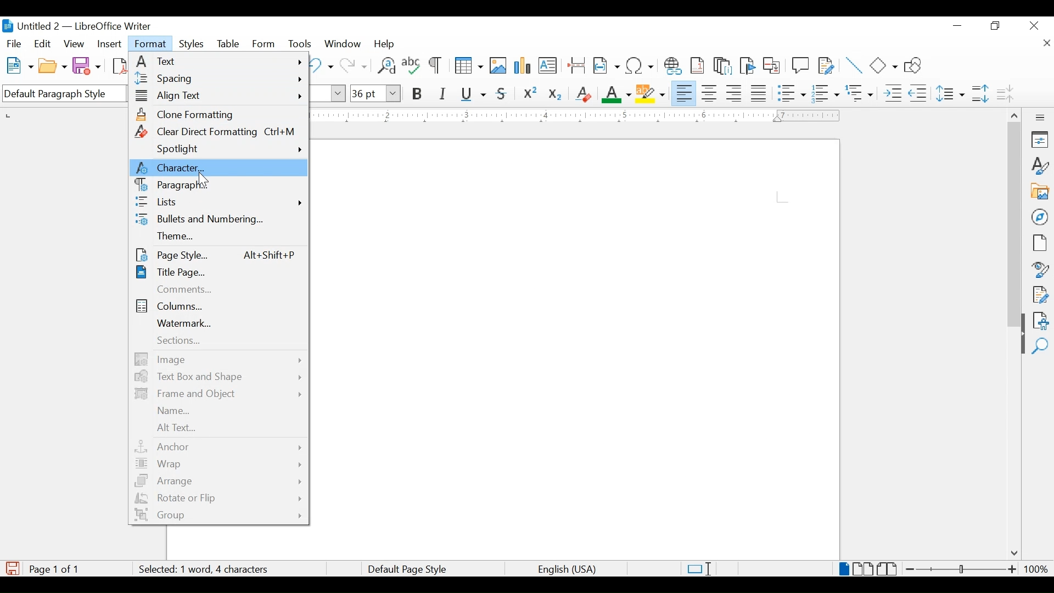  Describe the element at coordinates (176, 236) in the screenshot. I see `theme` at that location.